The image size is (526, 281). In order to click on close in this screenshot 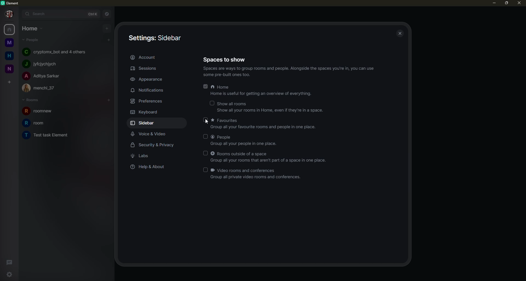, I will do `click(399, 33)`.